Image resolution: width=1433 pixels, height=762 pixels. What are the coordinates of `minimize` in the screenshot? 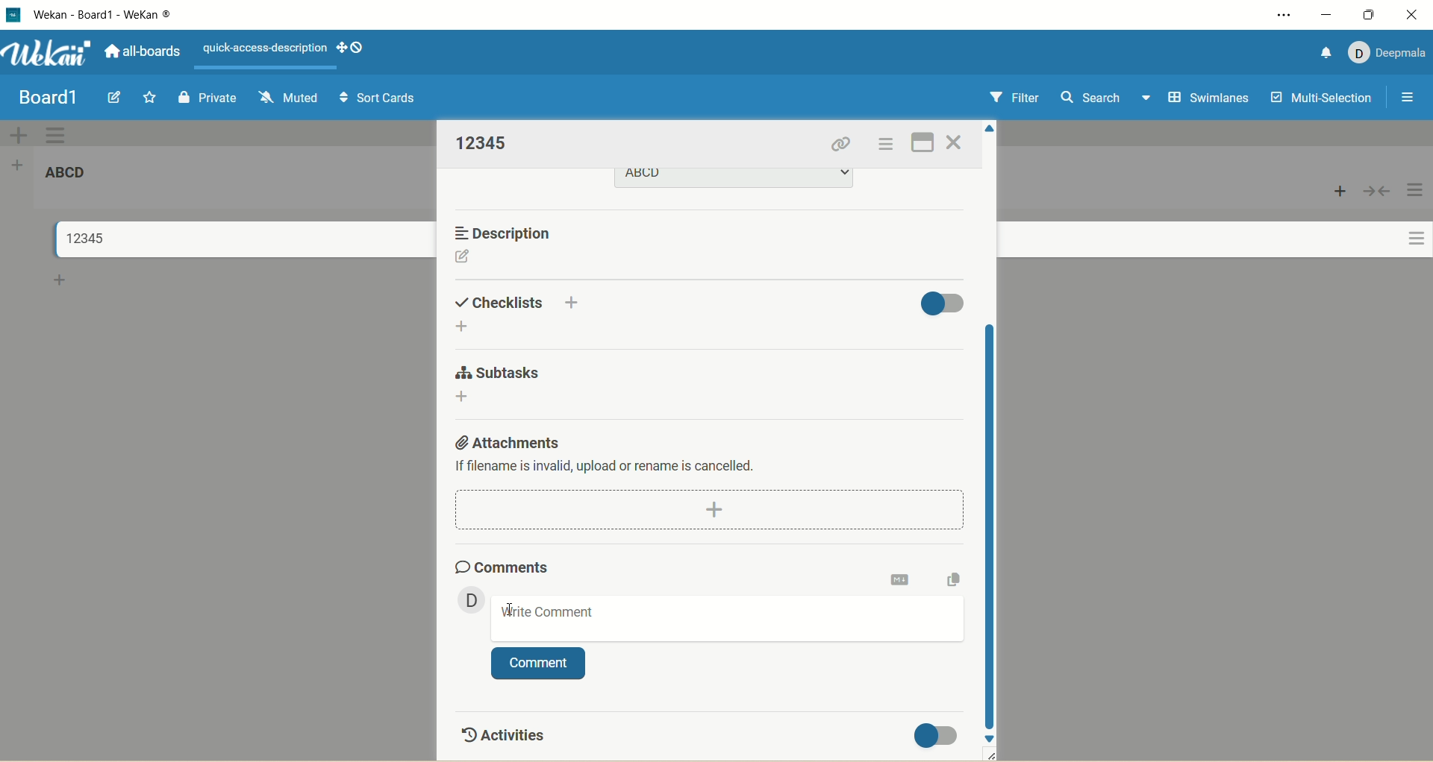 It's located at (1325, 15).